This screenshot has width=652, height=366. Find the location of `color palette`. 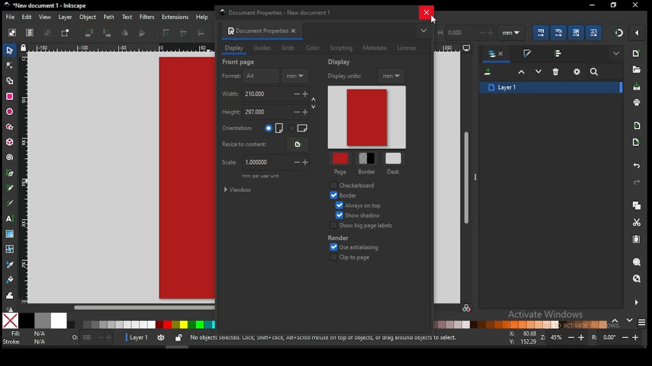

color palette is located at coordinates (141, 325).